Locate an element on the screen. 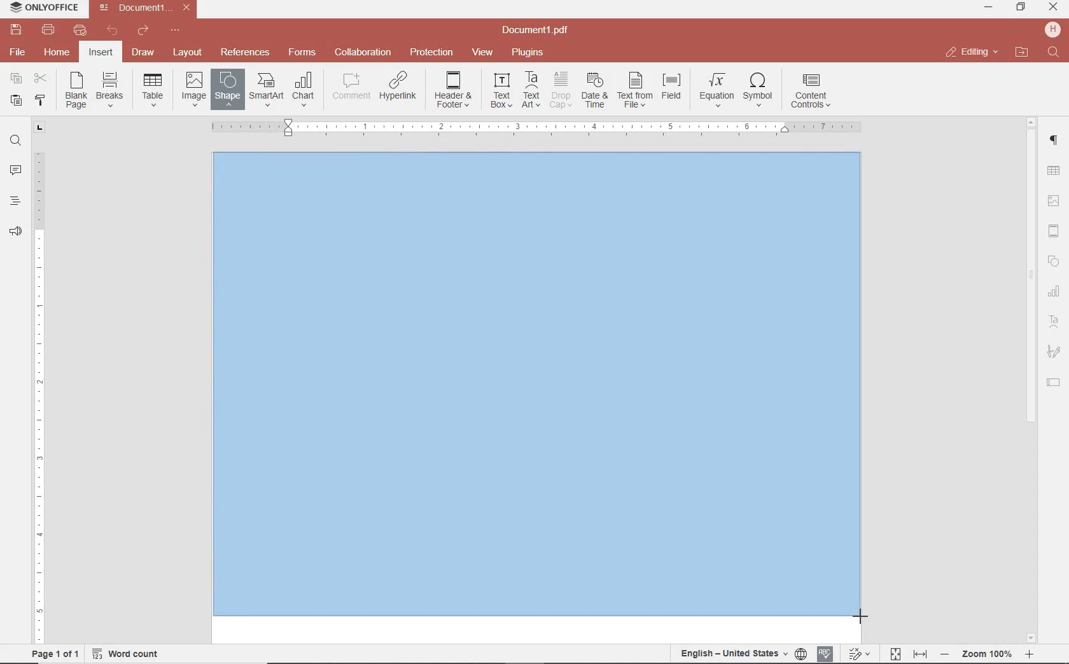 The height and width of the screenshot is (664, 1069). TABLE is located at coordinates (1054, 172).